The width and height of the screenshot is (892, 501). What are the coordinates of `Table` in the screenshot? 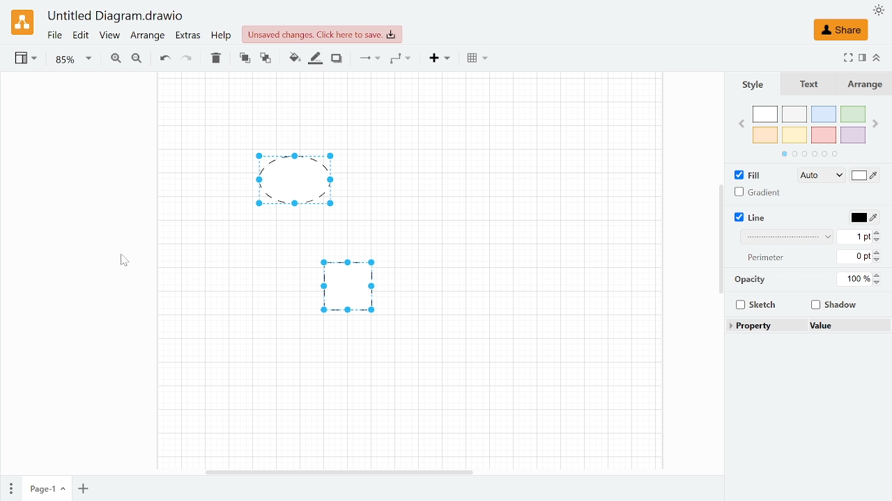 It's located at (477, 60).